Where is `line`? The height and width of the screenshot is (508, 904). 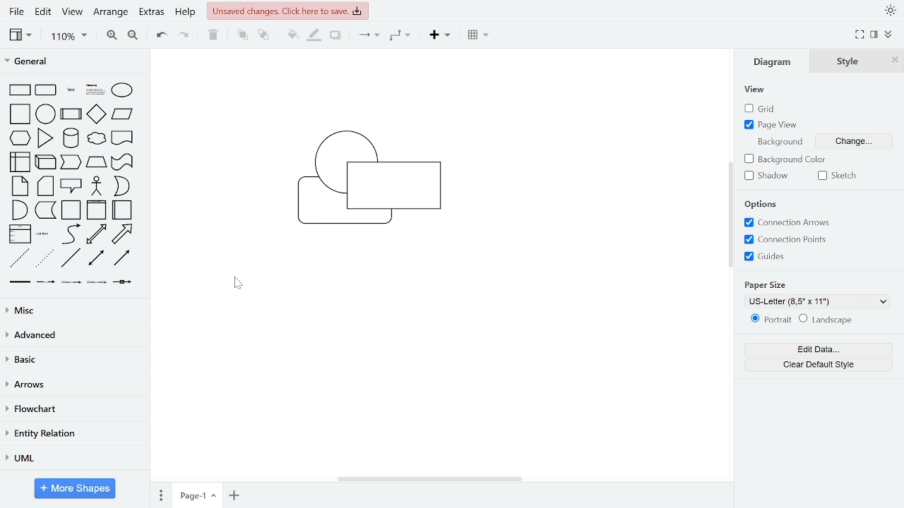 line is located at coordinates (72, 258).